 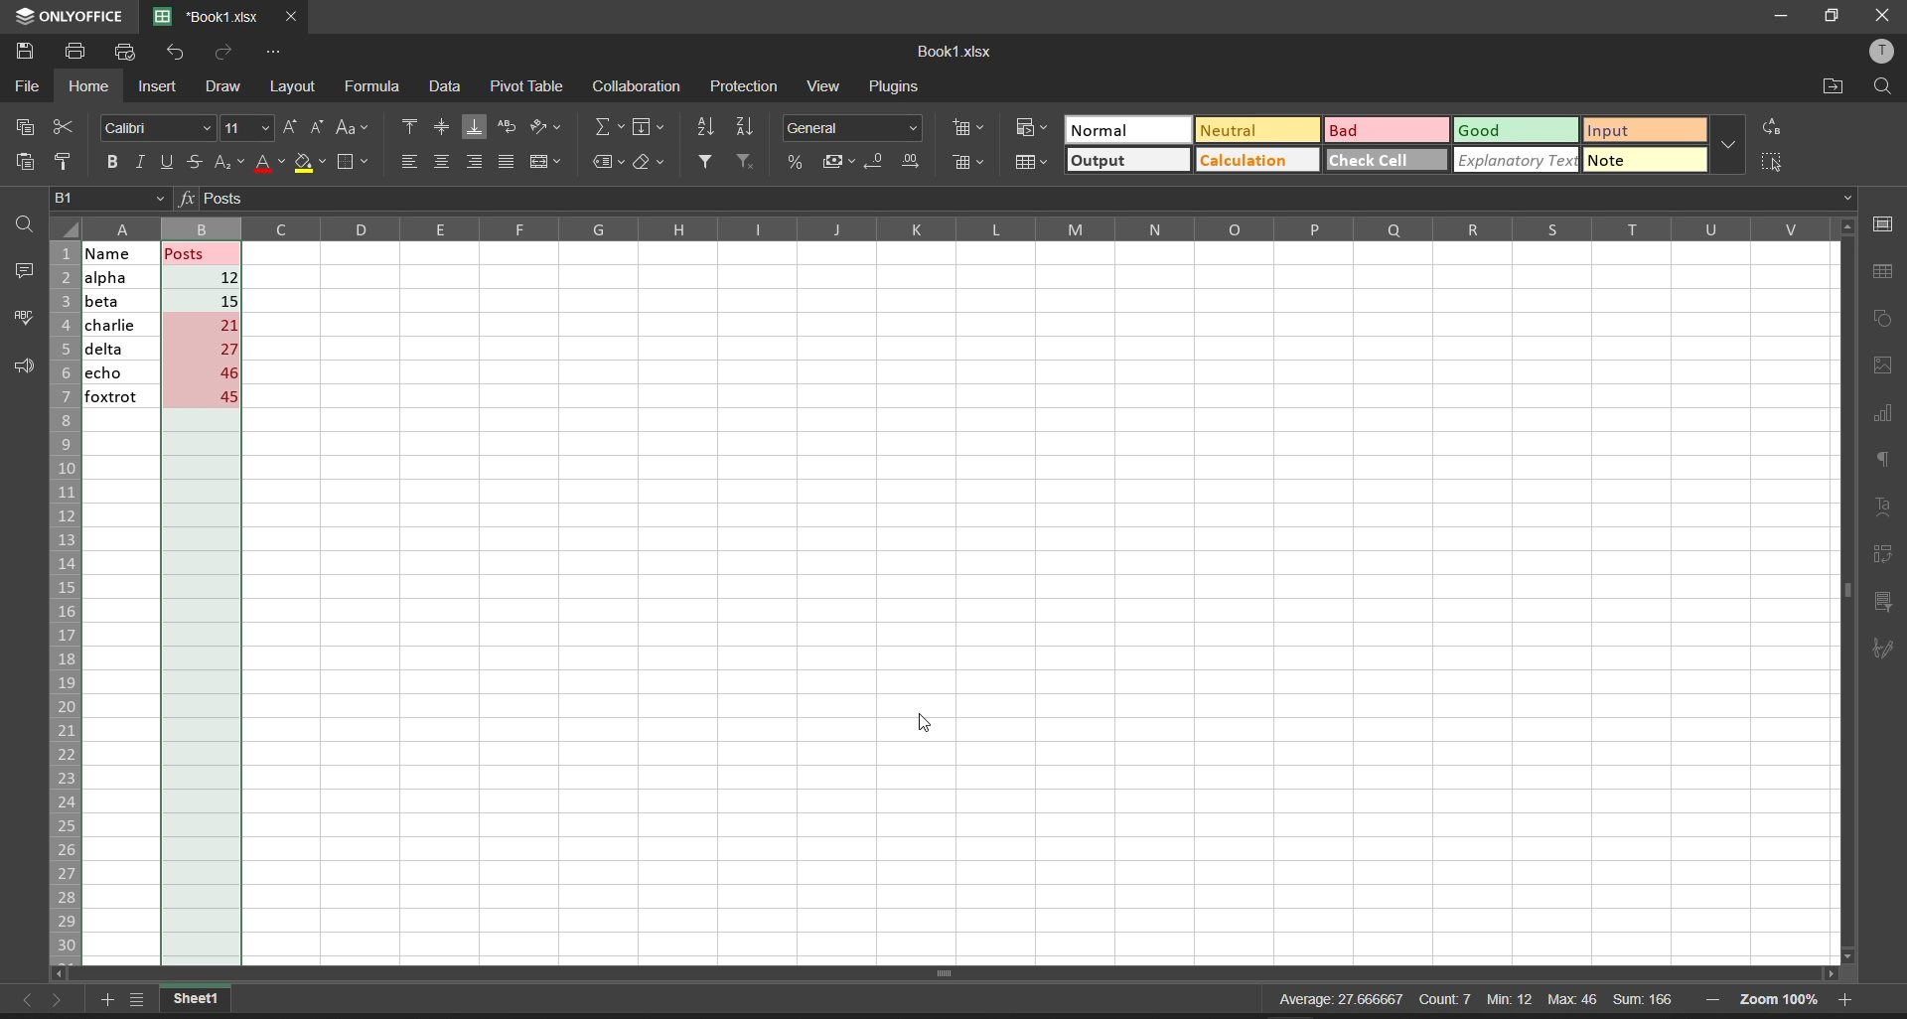 What do you see at coordinates (1848, 998) in the screenshot?
I see `zoom in` at bounding box center [1848, 998].